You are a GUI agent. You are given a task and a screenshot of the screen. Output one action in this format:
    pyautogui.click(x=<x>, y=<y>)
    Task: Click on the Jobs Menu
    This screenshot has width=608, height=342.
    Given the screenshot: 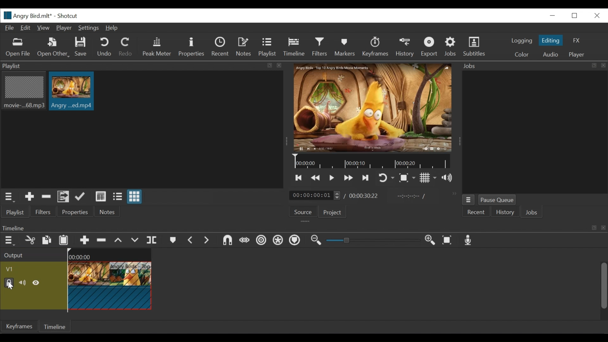 What is the action you would take?
    pyautogui.click(x=468, y=200)
    